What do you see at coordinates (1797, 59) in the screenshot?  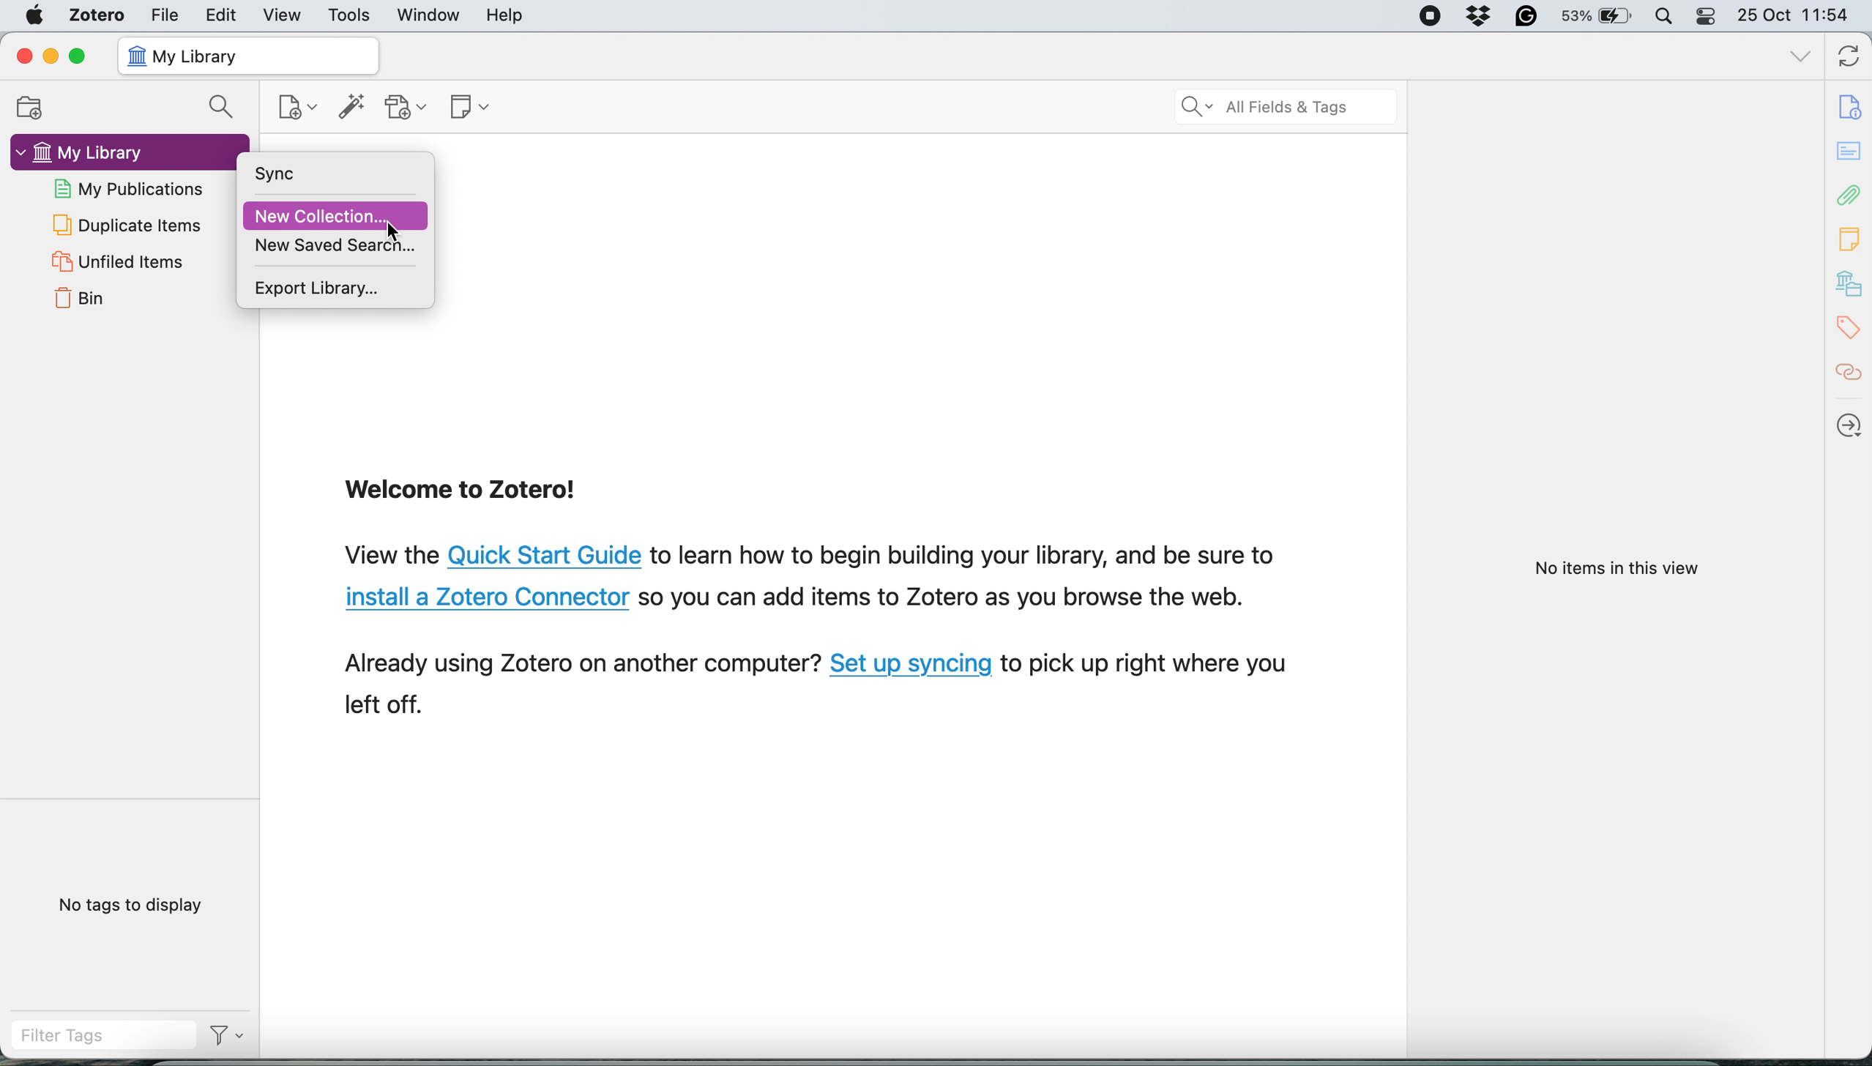 I see `list all tabs` at bounding box center [1797, 59].